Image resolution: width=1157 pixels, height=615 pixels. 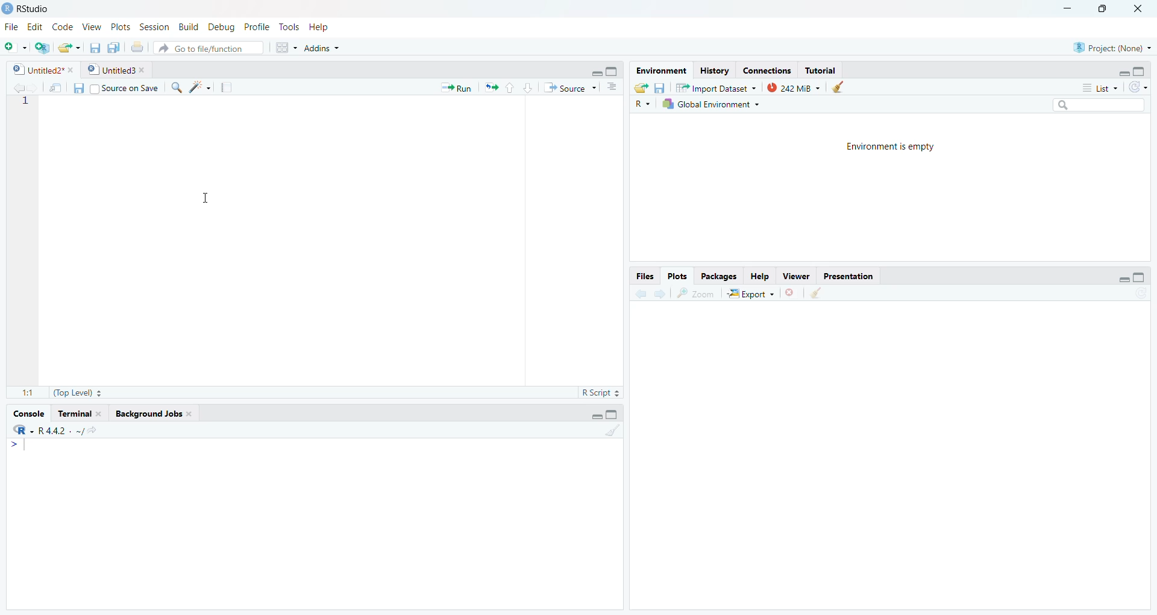 I want to click on Export, so click(x=750, y=293).